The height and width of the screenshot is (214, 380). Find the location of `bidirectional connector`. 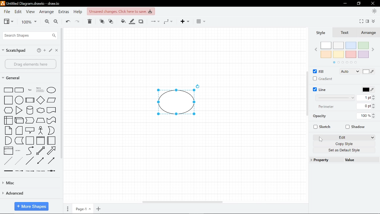

bidirectional connector is located at coordinates (41, 161).